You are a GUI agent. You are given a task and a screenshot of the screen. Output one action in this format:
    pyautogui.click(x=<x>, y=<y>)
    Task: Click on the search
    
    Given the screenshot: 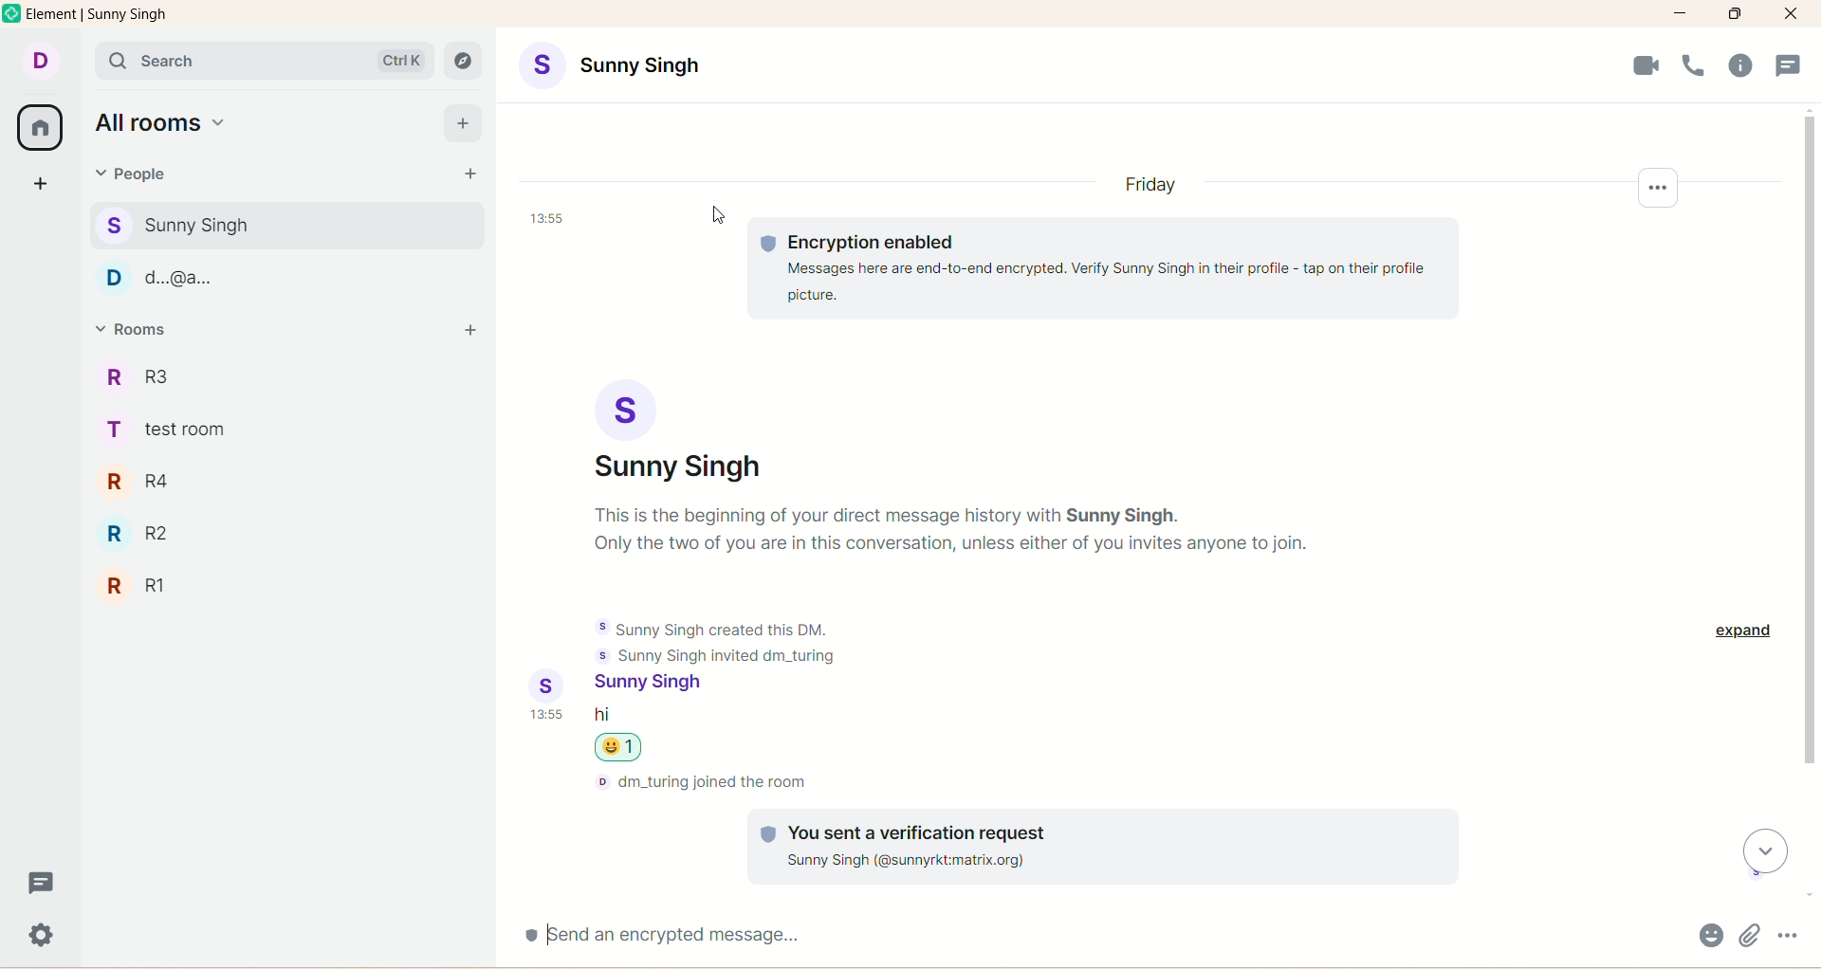 What is the action you would take?
    pyautogui.click(x=264, y=61)
    